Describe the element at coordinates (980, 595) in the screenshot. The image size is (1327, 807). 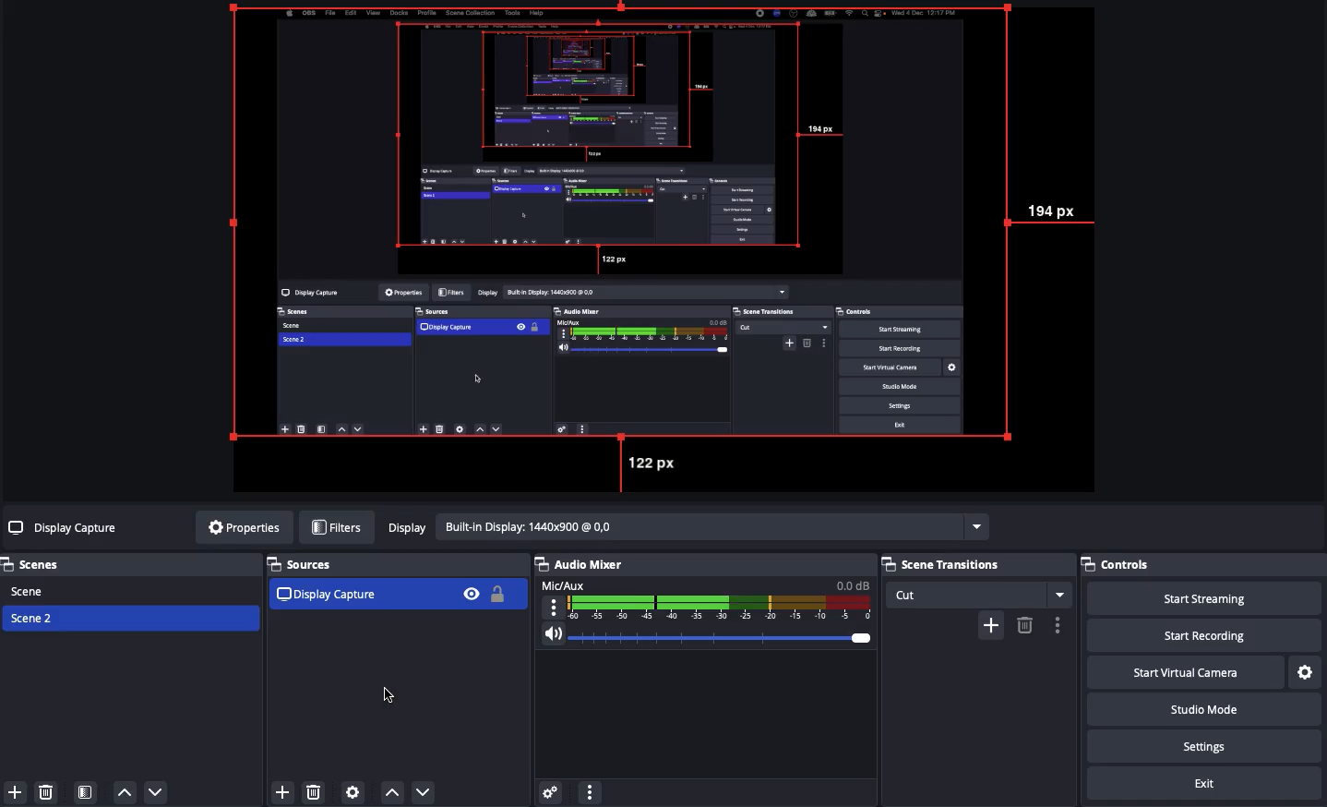
I see `Cut` at that location.